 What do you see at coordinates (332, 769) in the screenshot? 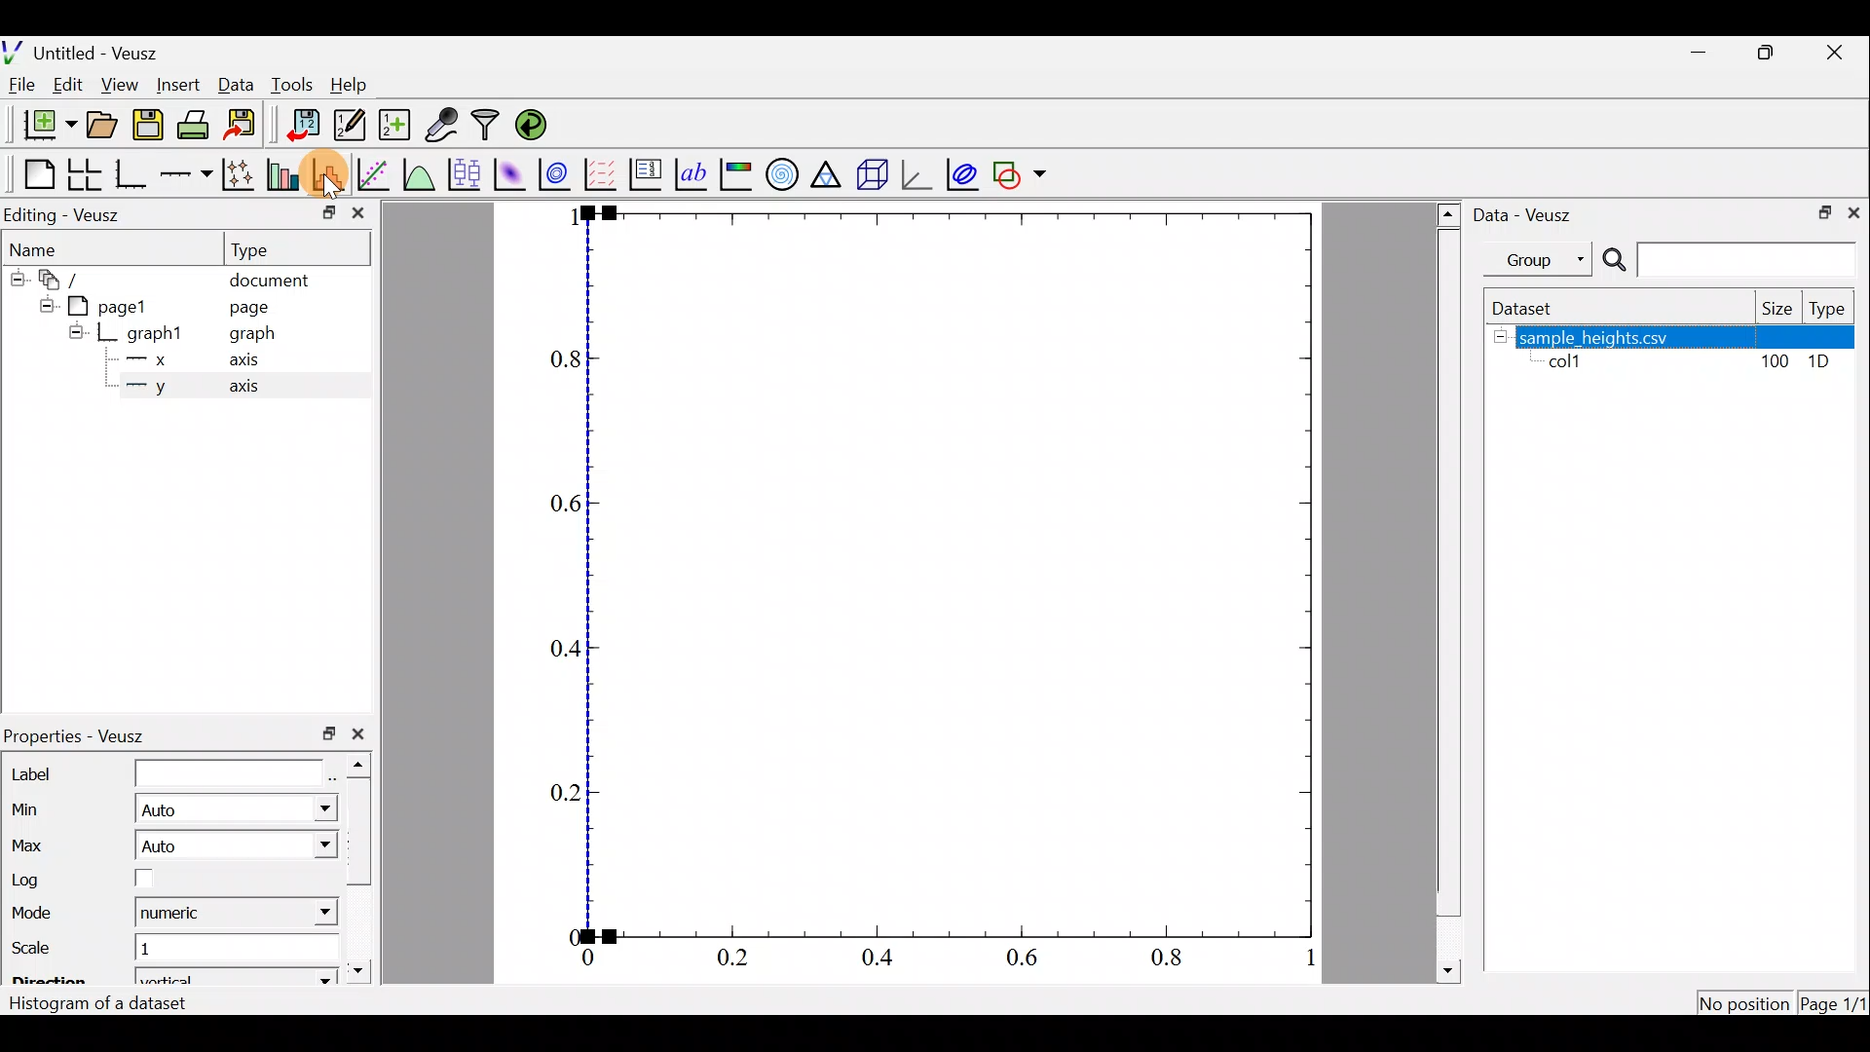
I see `select using dataset browser` at bounding box center [332, 769].